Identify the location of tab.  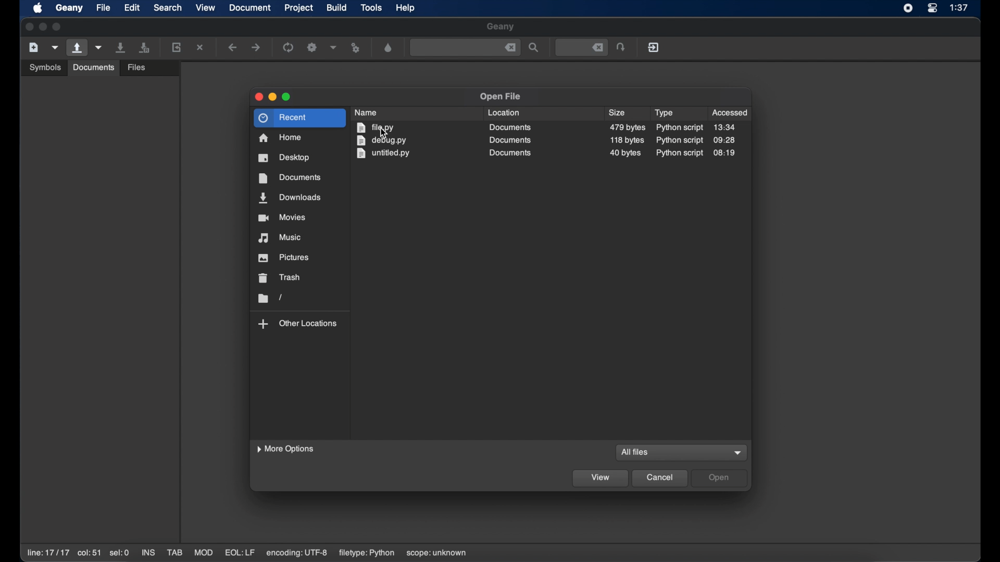
(175, 553).